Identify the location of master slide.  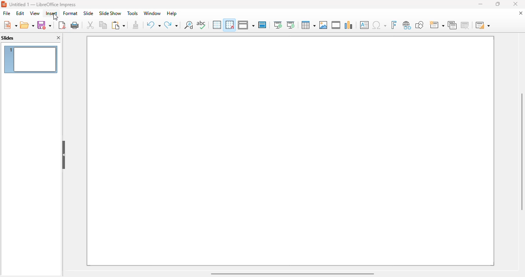
(262, 25).